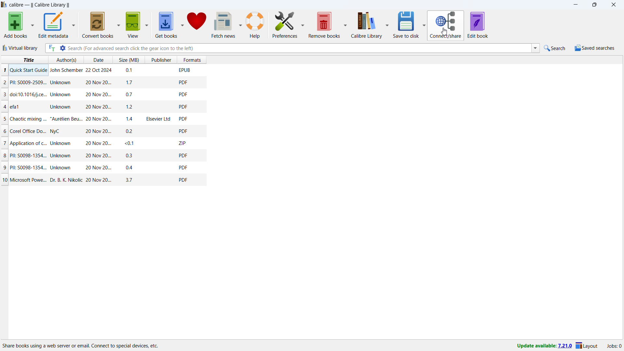 This screenshot has width=624, height=351. Describe the element at coordinates (53, 25) in the screenshot. I see `edit metadata` at that location.